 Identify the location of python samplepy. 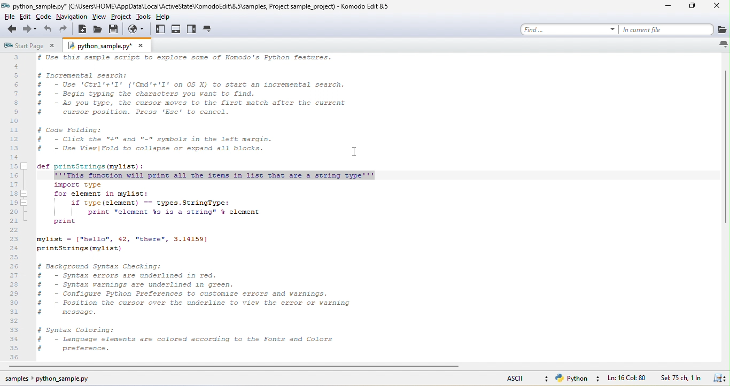
(97, 47).